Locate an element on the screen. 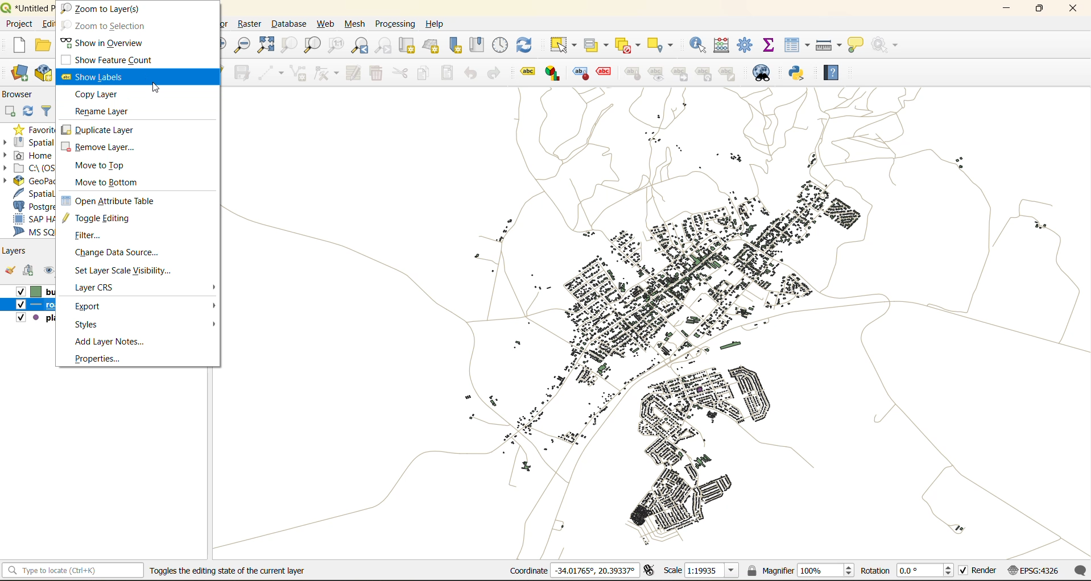 The width and height of the screenshot is (1091, 581). processing is located at coordinates (394, 24).